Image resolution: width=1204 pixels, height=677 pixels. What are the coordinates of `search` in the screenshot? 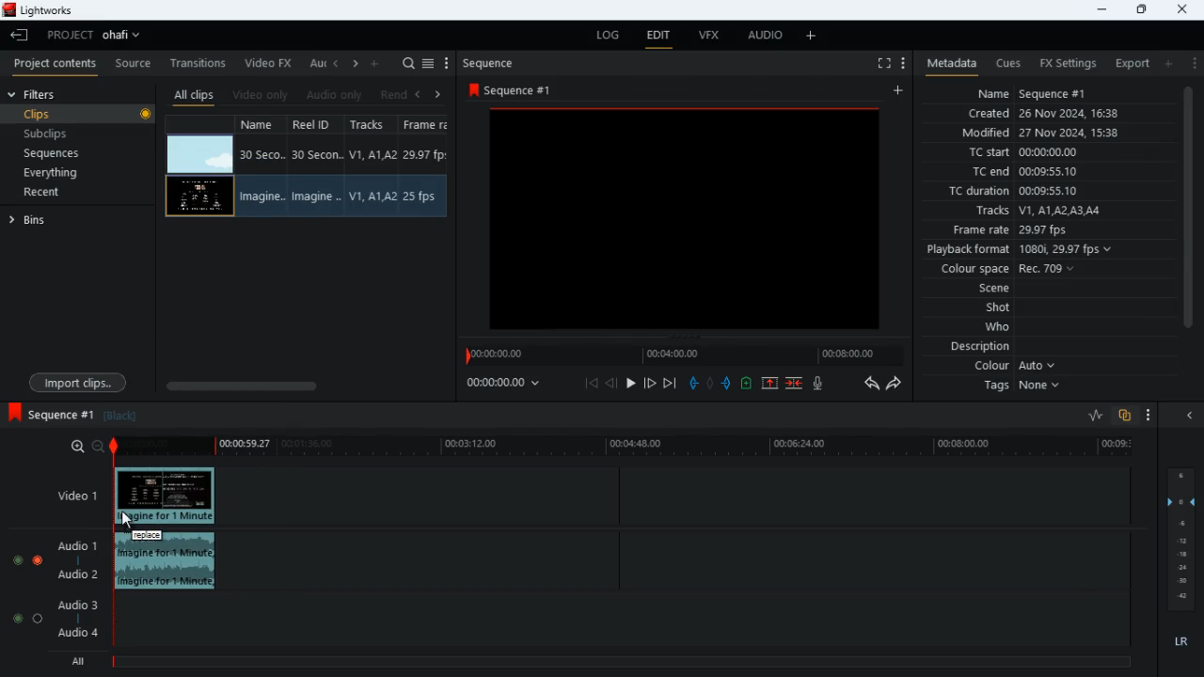 It's located at (409, 61).